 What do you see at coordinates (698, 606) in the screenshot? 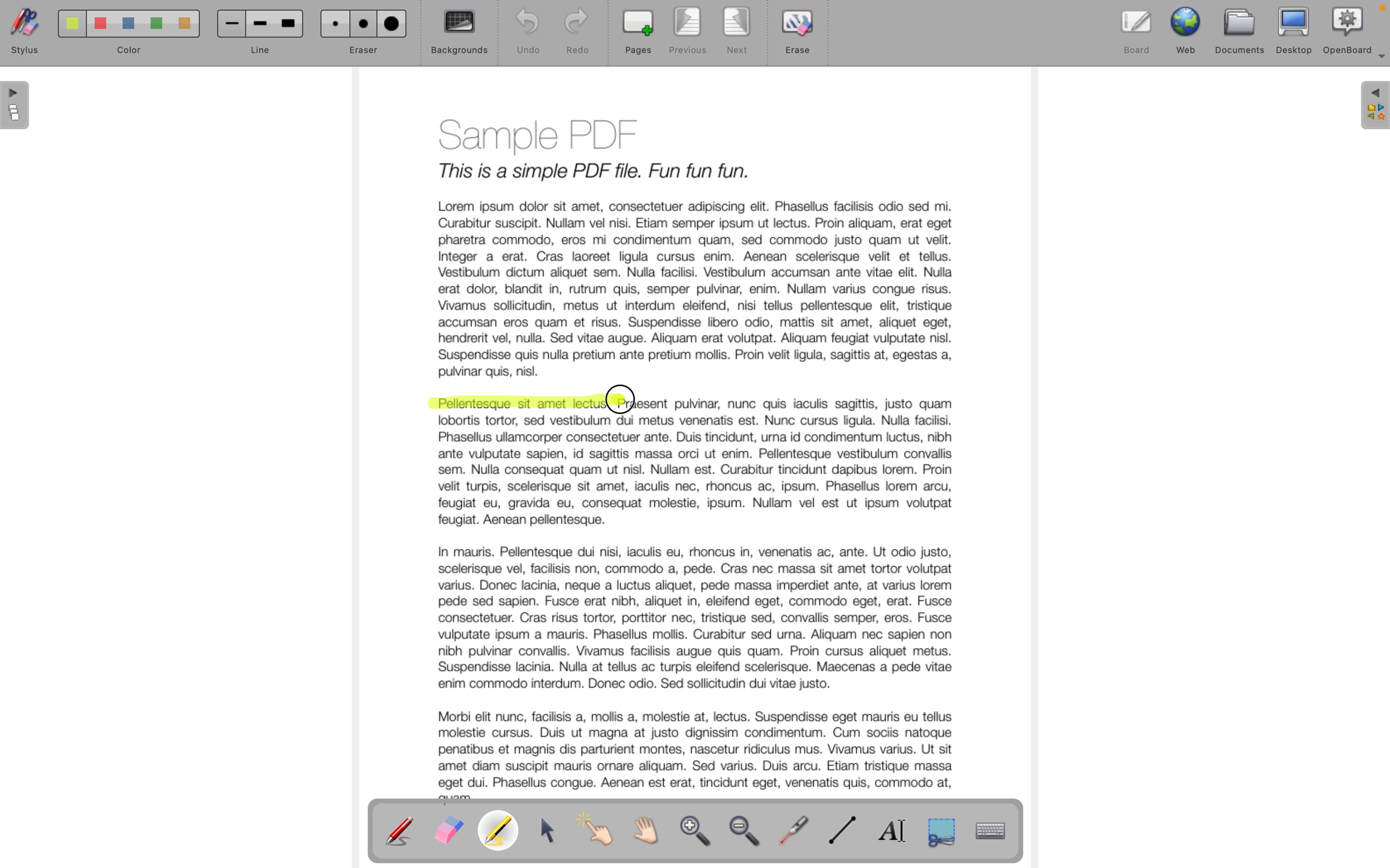
I see `text` at bounding box center [698, 606].